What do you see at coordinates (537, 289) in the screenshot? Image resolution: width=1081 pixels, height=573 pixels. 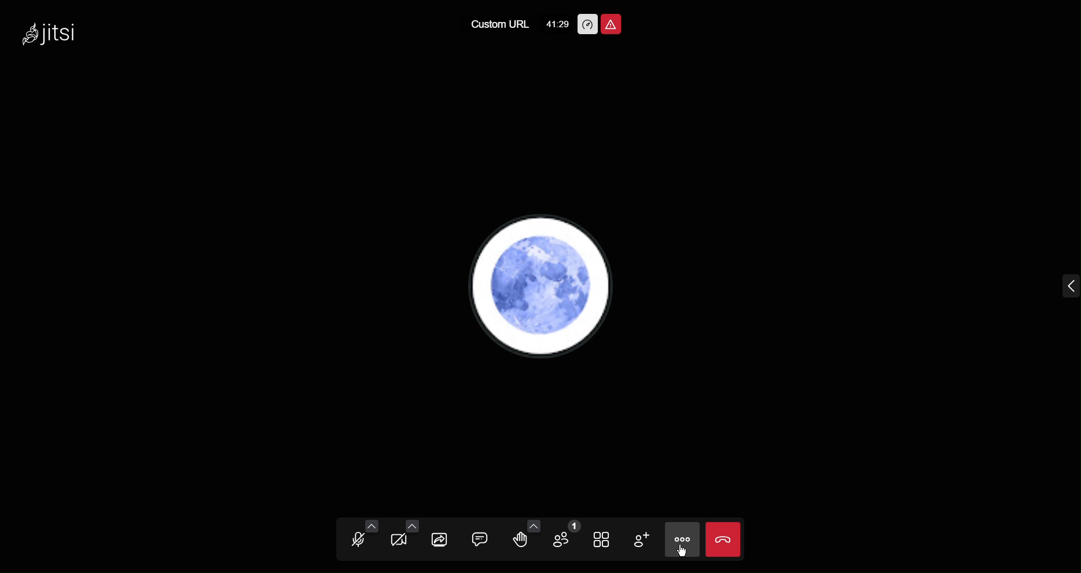 I see `Account Profile Picture` at bounding box center [537, 289].